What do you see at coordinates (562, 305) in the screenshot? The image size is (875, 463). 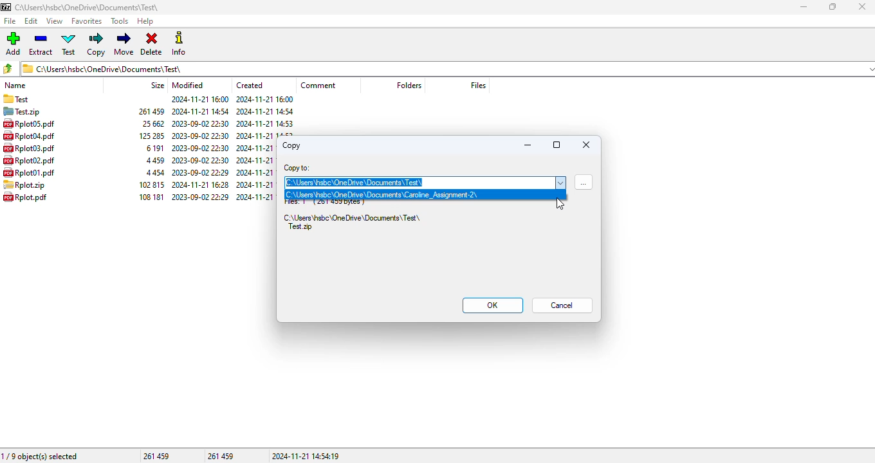 I see `cancel` at bounding box center [562, 305].